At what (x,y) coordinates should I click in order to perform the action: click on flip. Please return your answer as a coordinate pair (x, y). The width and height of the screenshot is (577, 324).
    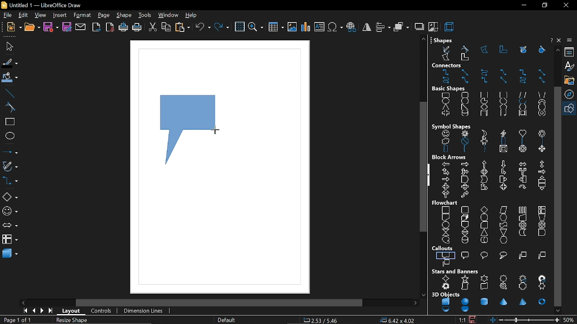
    Looking at the image, I should click on (367, 27).